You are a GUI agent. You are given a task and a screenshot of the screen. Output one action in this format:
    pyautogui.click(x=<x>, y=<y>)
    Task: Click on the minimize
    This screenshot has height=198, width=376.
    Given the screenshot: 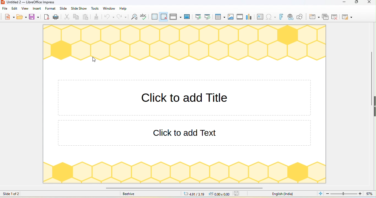 What is the action you would take?
    pyautogui.click(x=343, y=3)
    